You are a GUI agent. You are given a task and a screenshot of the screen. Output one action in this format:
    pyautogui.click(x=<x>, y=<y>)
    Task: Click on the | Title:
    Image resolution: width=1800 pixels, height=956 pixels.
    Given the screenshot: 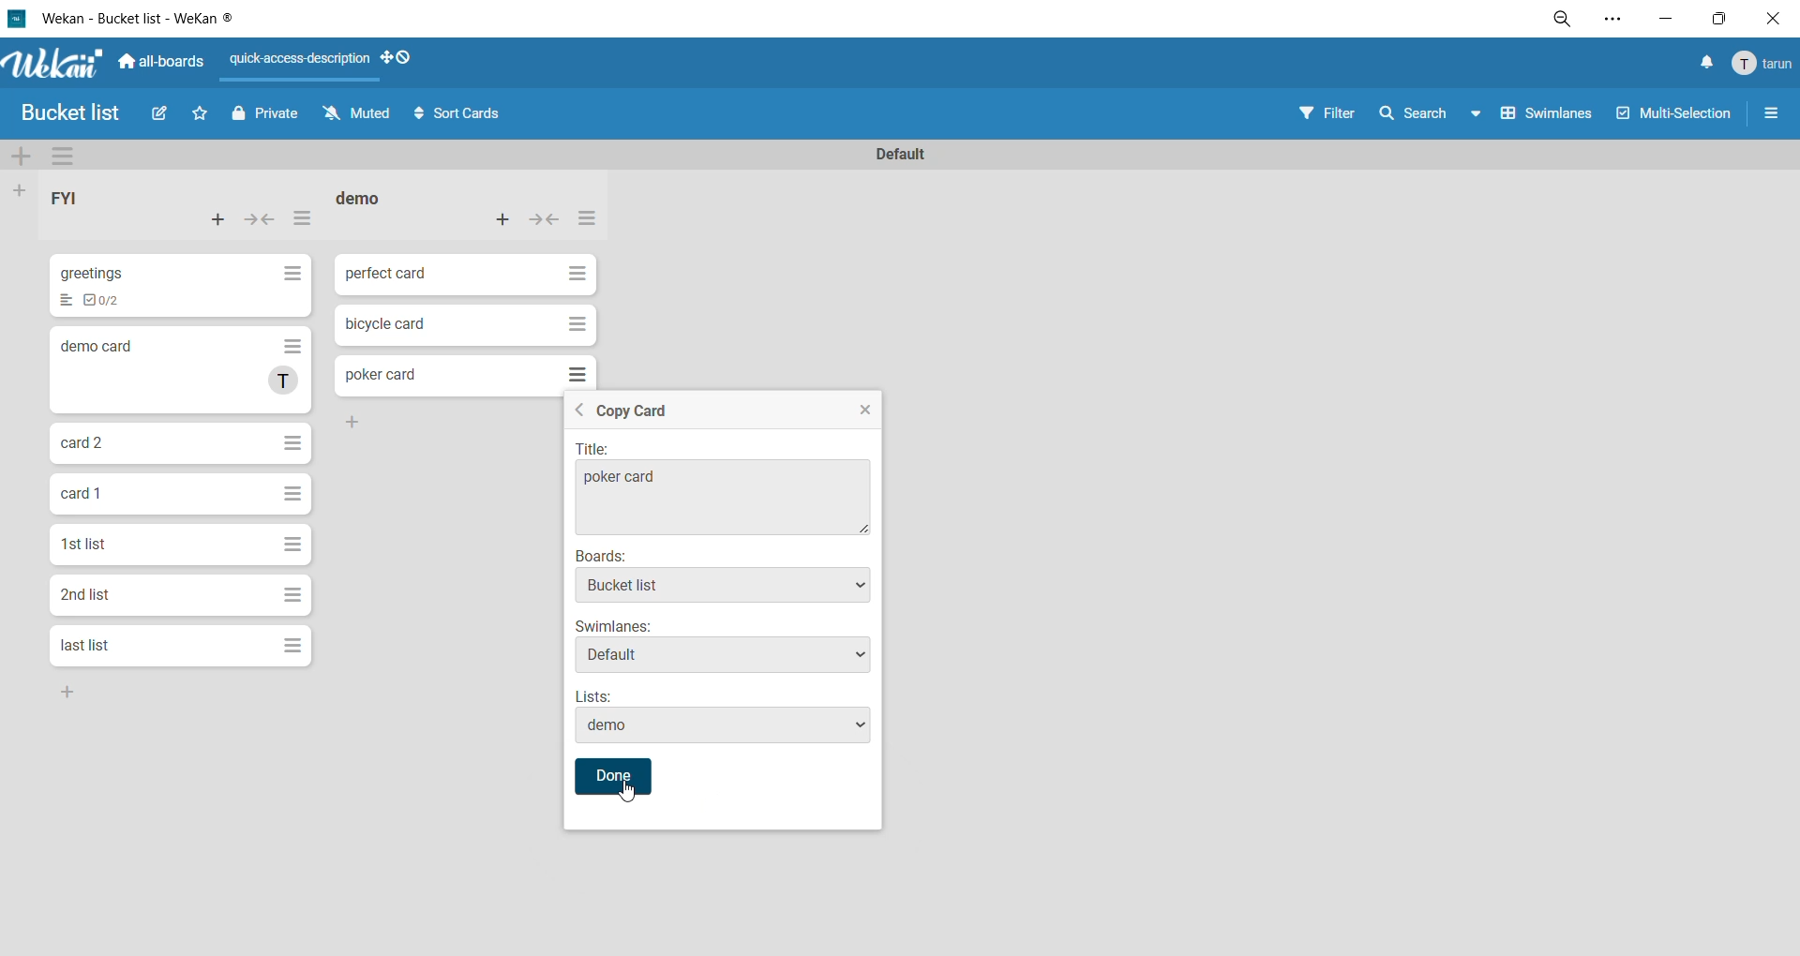 What is the action you would take?
    pyautogui.click(x=604, y=448)
    